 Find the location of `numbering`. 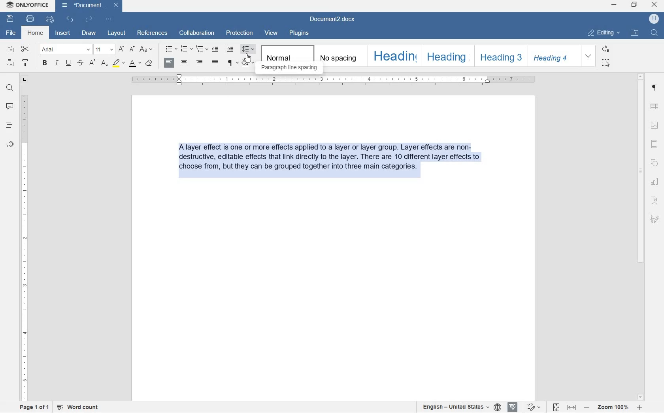

numbering is located at coordinates (185, 49).